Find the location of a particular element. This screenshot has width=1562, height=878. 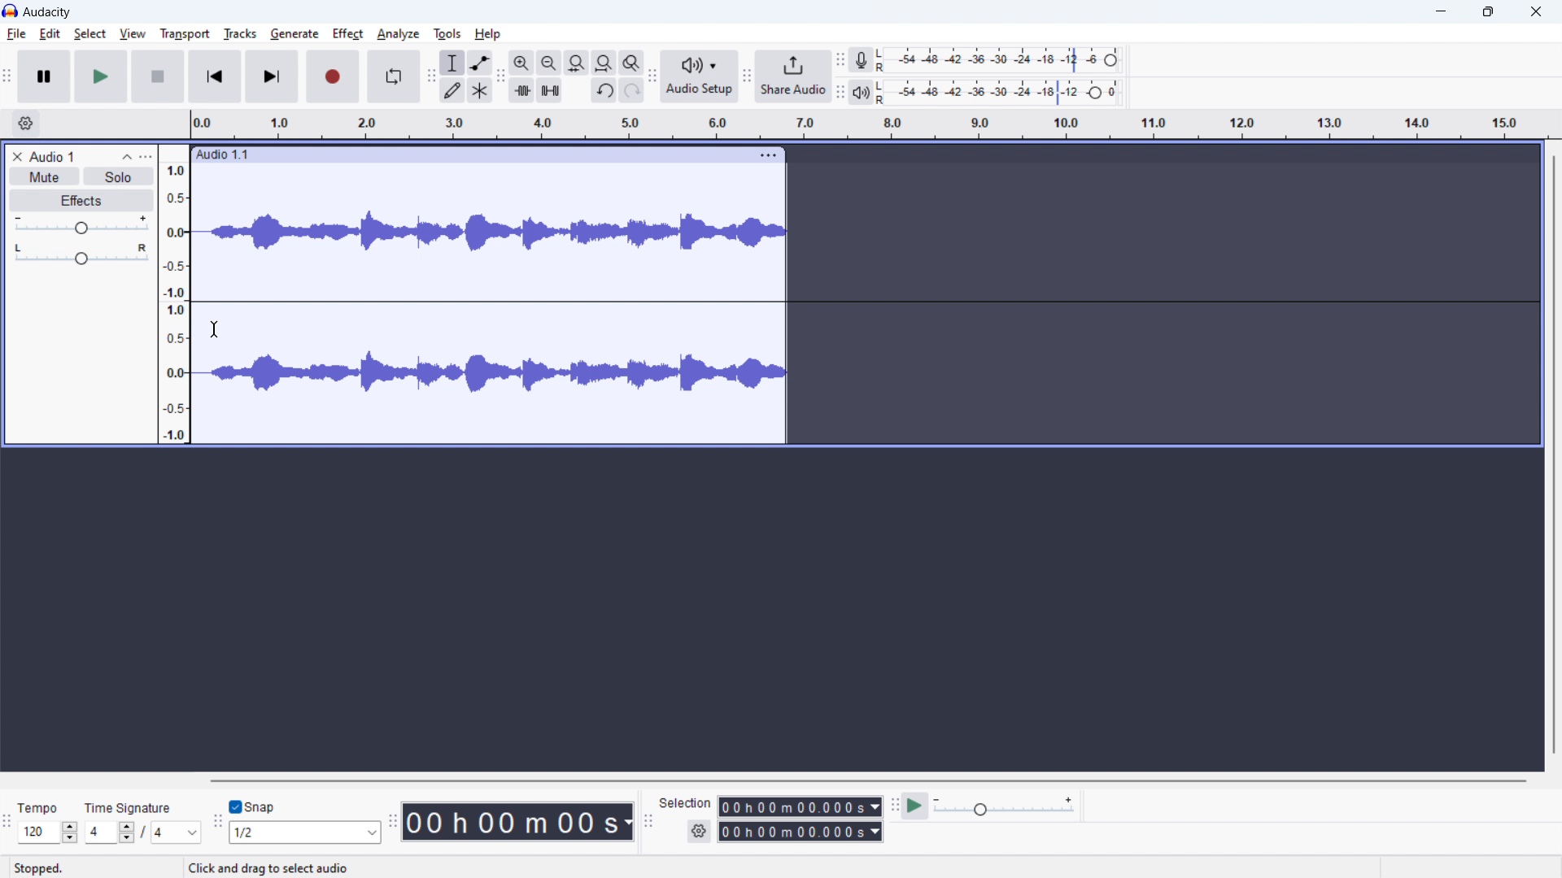

timestamp is located at coordinates (519, 821).